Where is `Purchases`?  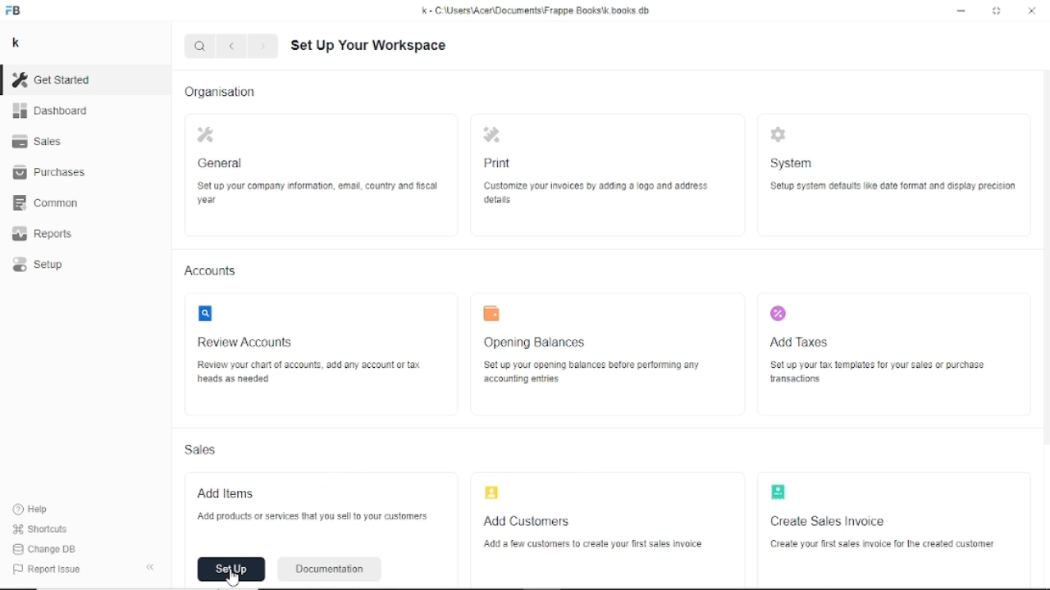
Purchases is located at coordinates (52, 175).